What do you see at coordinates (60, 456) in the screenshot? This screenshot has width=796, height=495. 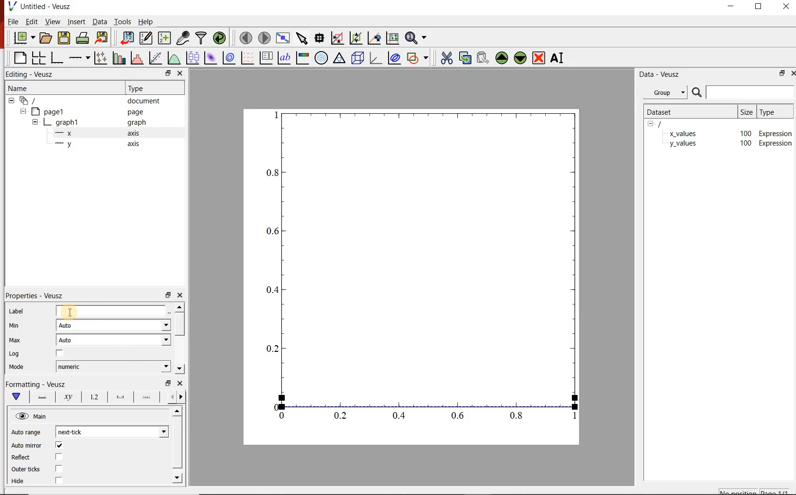 I see `checkbox` at bounding box center [60, 456].